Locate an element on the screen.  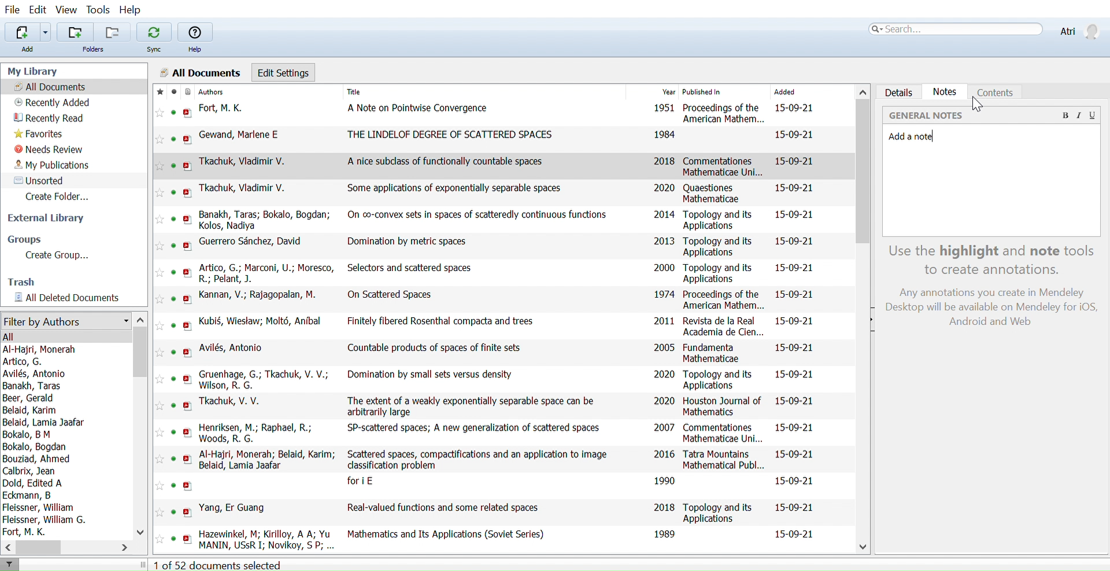
Topology and its Applications is located at coordinates (717, 247).